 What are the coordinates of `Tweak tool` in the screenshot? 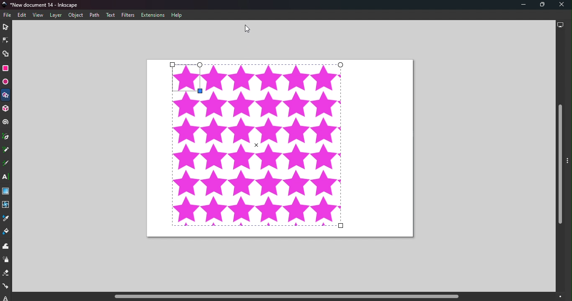 It's located at (7, 247).